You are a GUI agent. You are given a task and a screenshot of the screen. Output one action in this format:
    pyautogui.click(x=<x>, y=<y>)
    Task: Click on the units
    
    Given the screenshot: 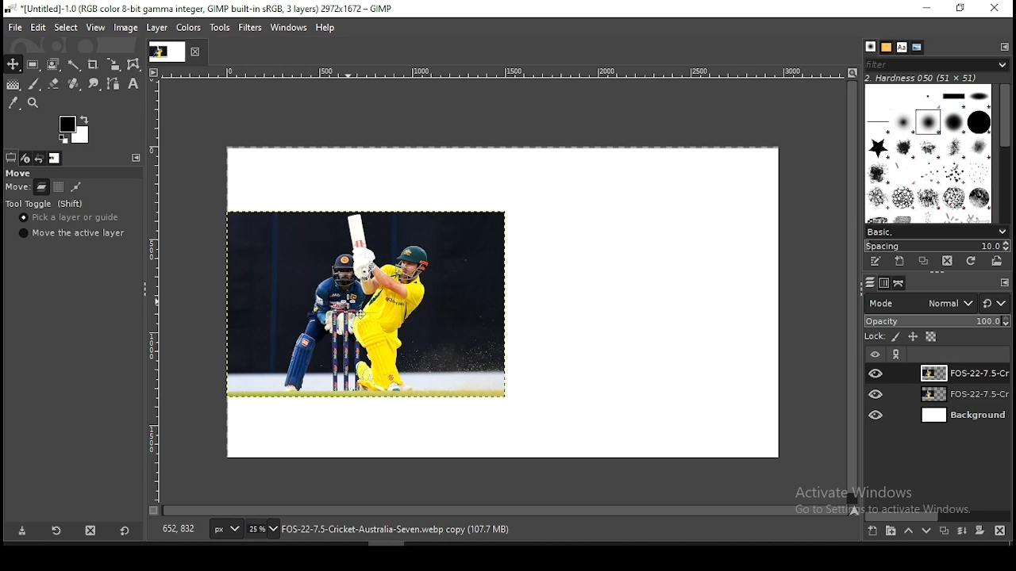 What is the action you would take?
    pyautogui.click(x=226, y=530)
    